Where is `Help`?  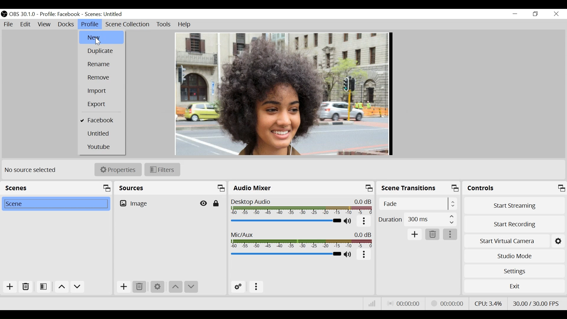 Help is located at coordinates (183, 25).